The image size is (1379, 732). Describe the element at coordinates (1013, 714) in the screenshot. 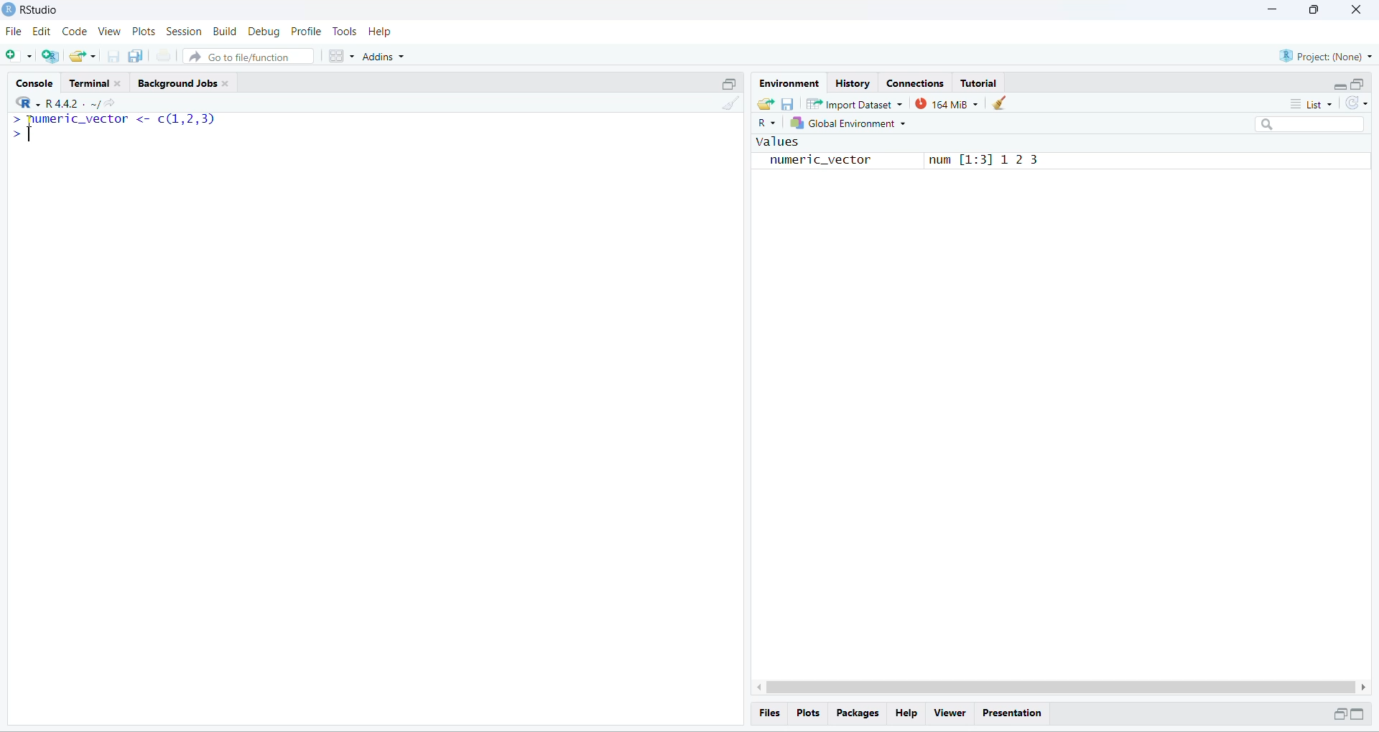

I see `Presentation` at that location.